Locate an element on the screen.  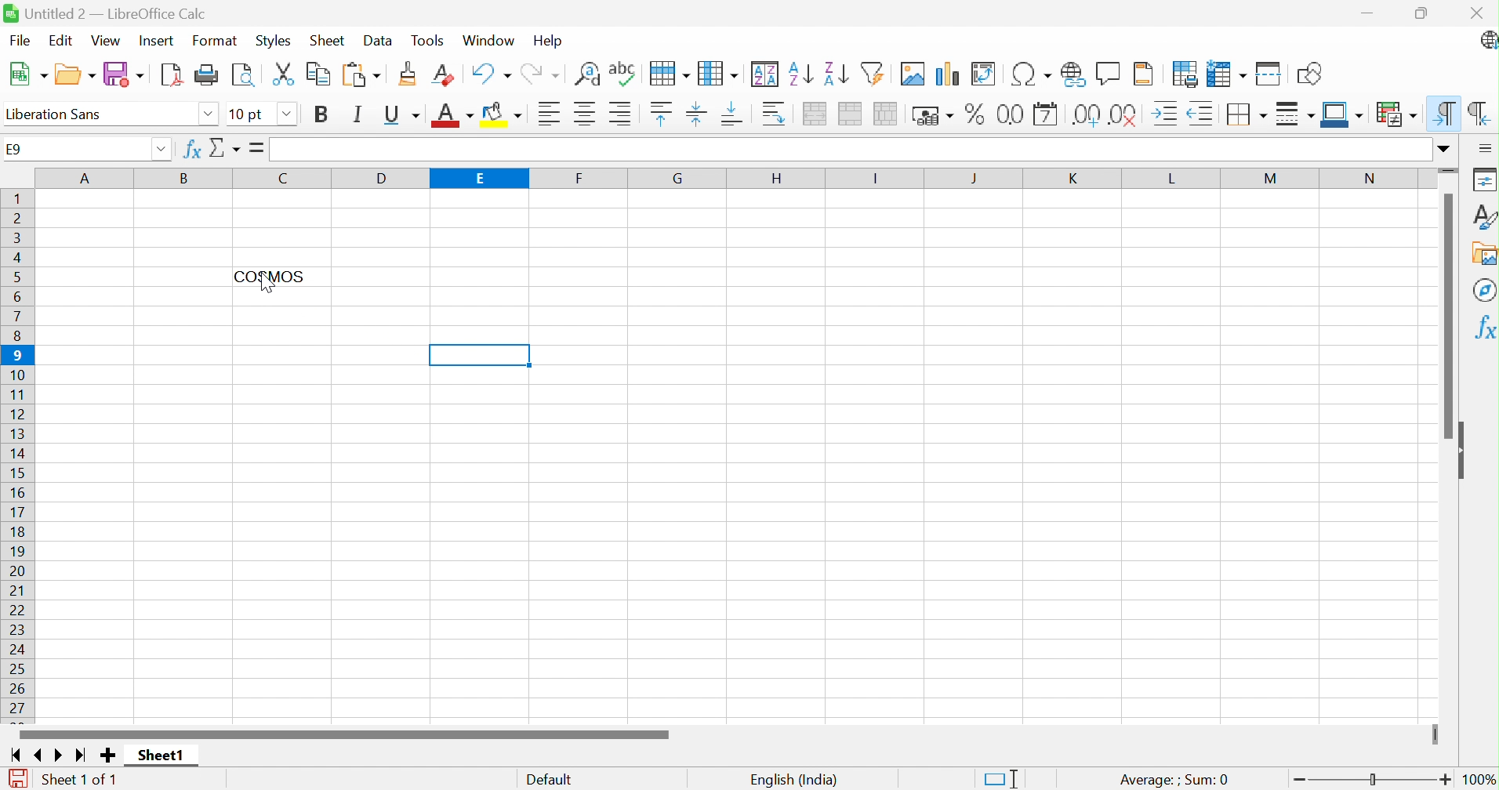
Show draw functions is located at coordinates (1310, 74).